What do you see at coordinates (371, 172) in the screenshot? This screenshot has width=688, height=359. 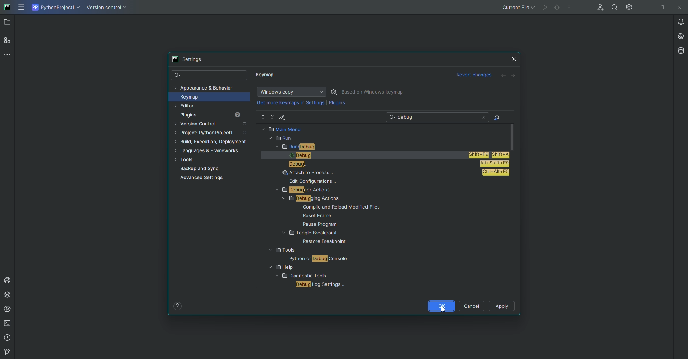 I see `ATTACH TO PROCESS` at bounding box center [371, 172].